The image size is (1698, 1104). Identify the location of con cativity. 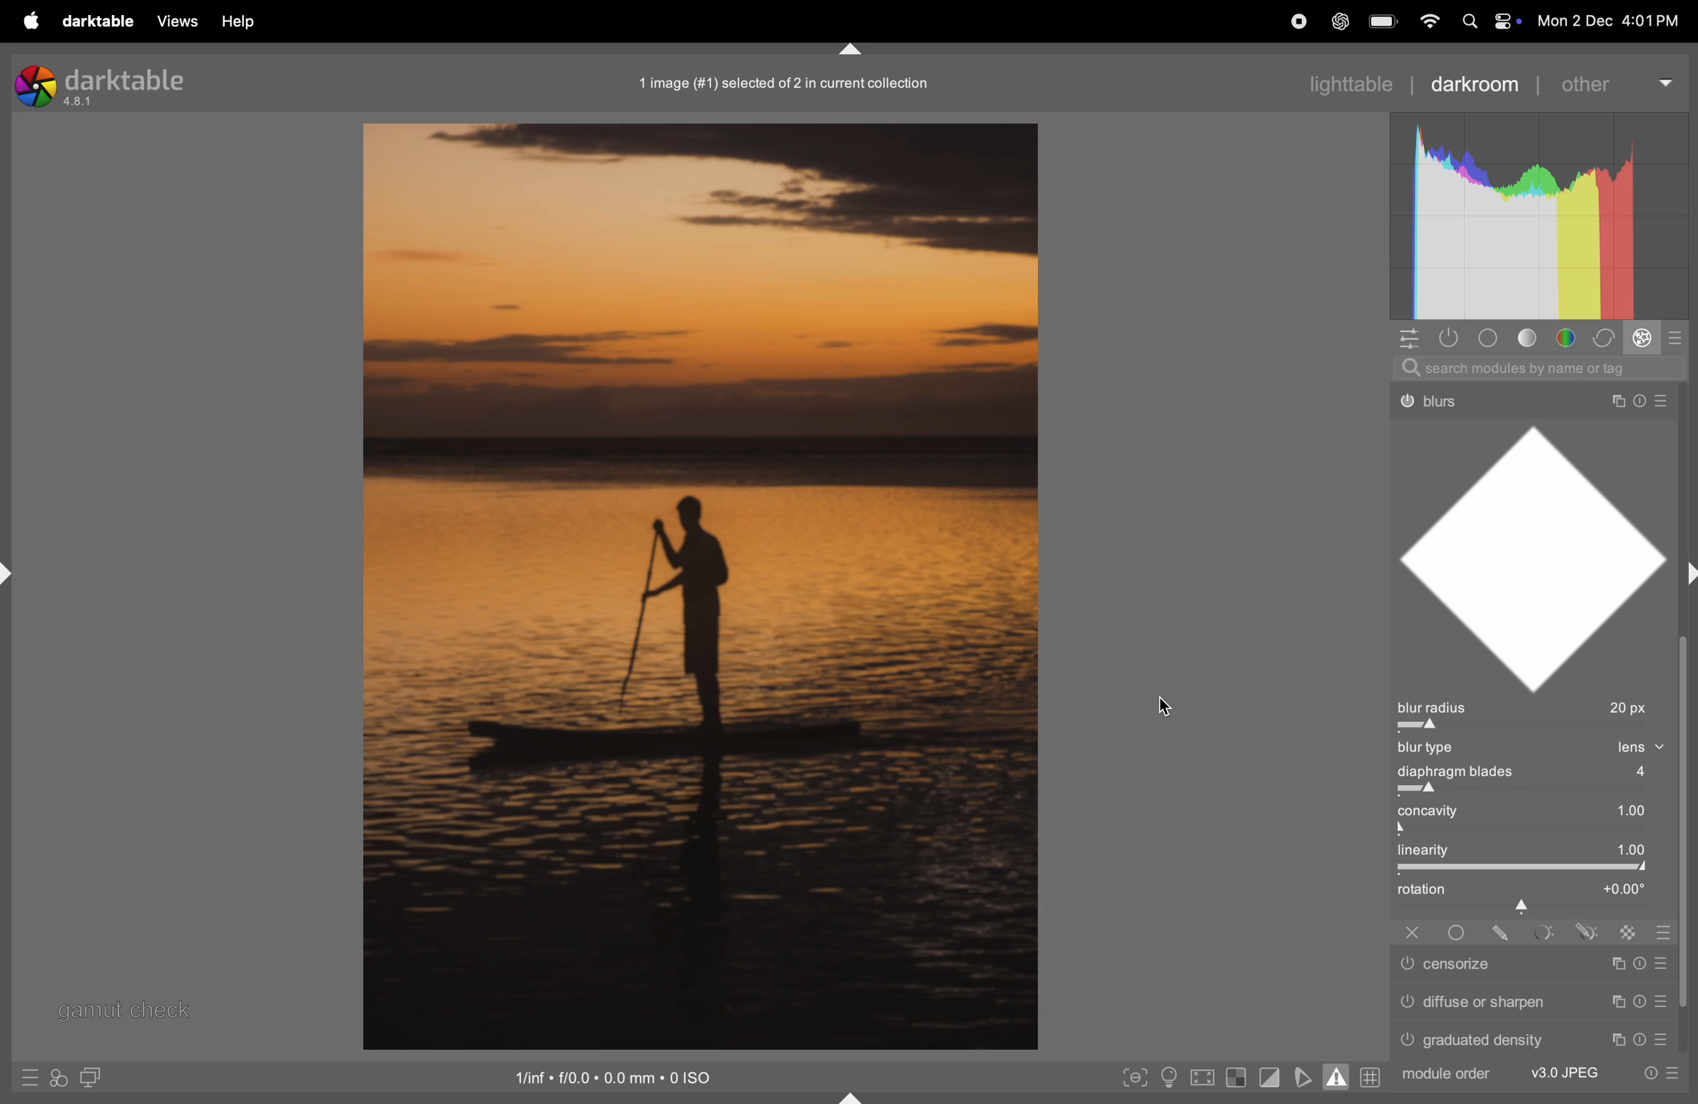
(1538, 810).